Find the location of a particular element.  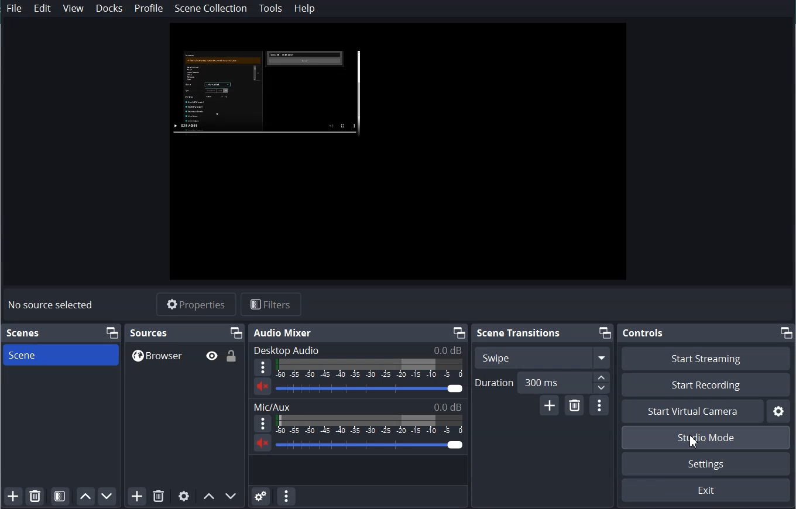

Mic/Aux is located at coordinates (358, 407).